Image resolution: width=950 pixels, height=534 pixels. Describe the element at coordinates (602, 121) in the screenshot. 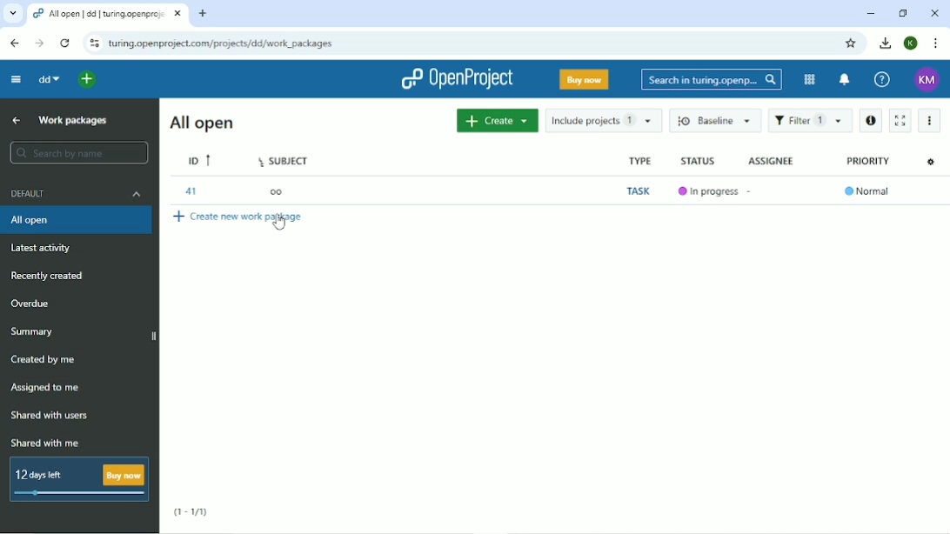

I see `Include projects 1` at that location.